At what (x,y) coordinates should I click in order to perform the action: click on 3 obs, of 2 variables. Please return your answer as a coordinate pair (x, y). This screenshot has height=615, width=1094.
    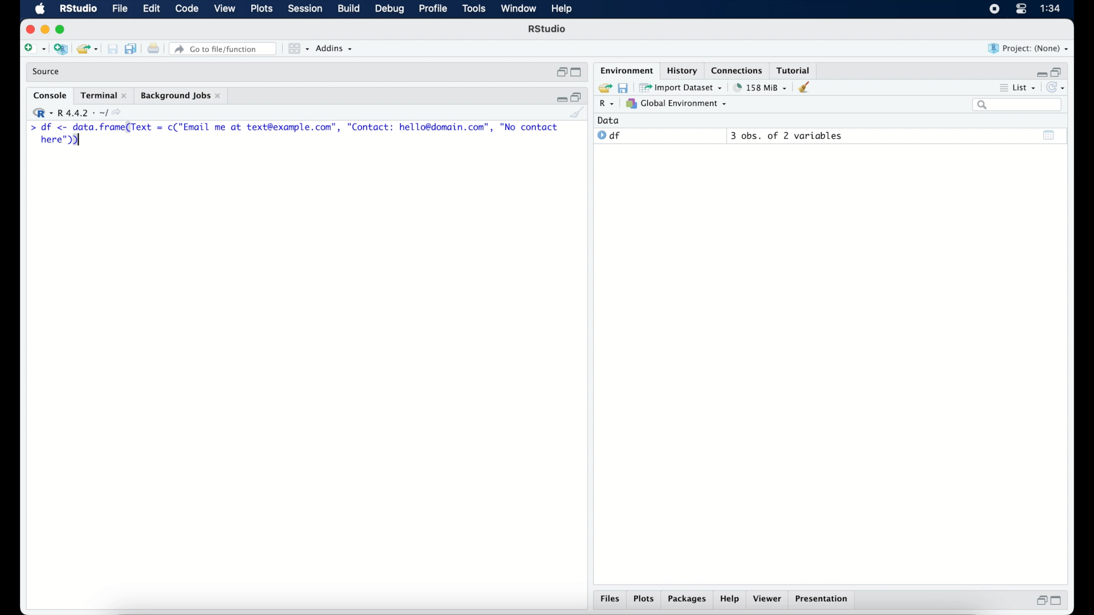
    Looking at the image, I should click on (787, 136).